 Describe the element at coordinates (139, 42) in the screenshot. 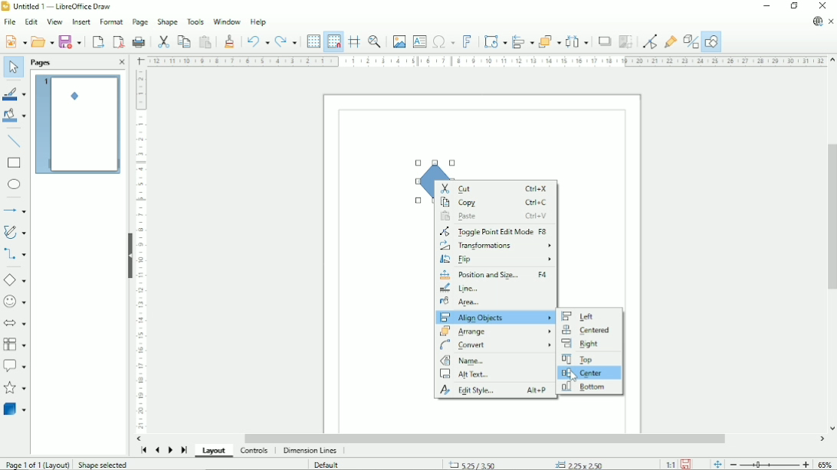

I see `Print` at that location.